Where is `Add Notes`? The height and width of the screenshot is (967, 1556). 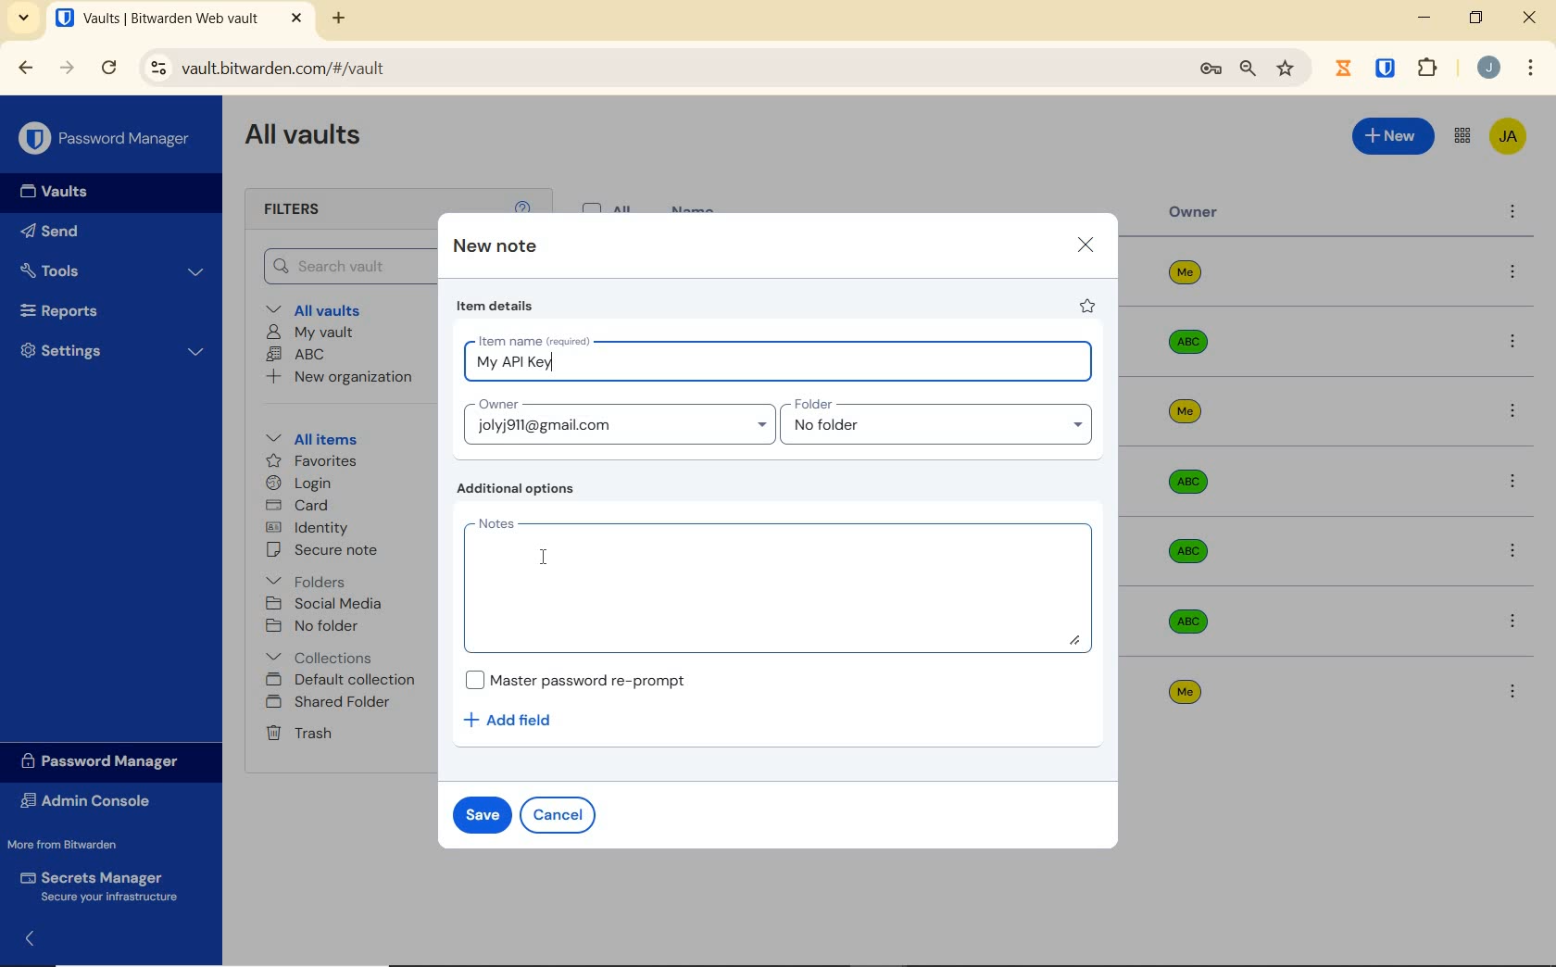
Add Notes is located at coordinates (781, 585).